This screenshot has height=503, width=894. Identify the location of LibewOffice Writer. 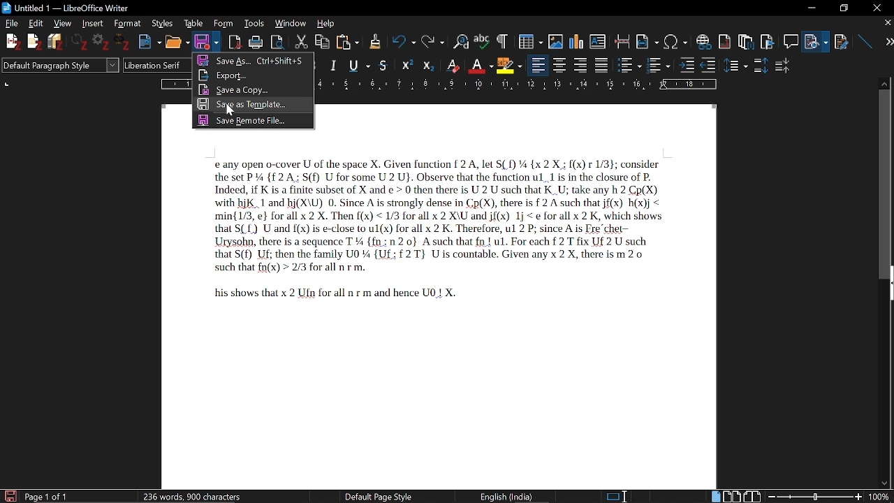
(6, 7).